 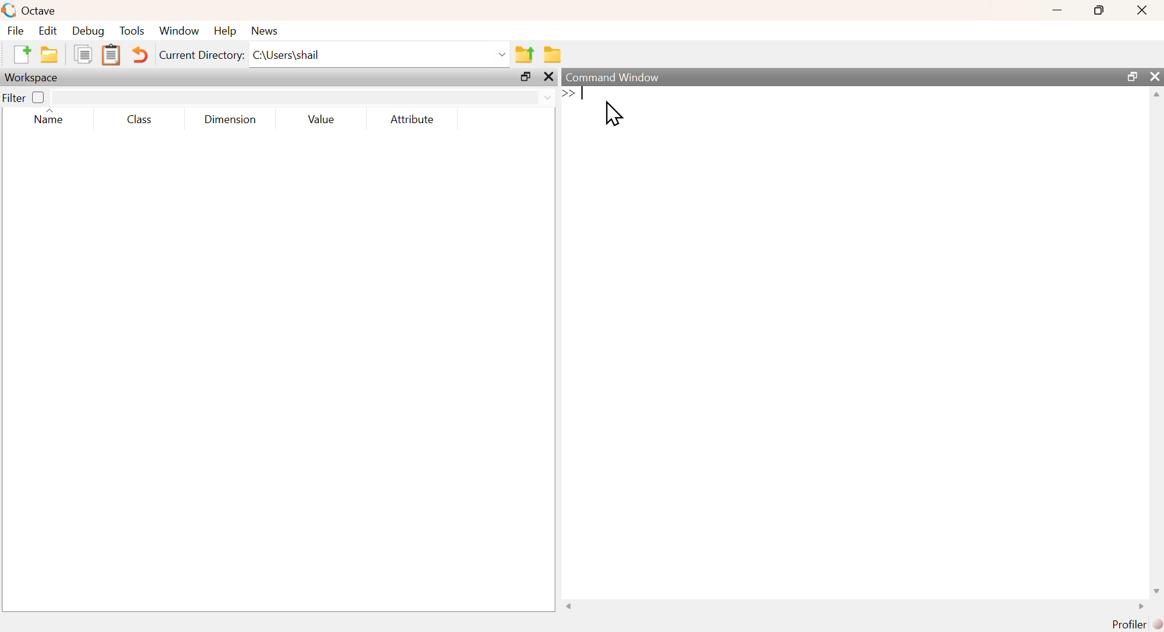 What do you see at coordinates (23, 97) in the screenshot?
I see `Filter` at bounding box center [23, 97].